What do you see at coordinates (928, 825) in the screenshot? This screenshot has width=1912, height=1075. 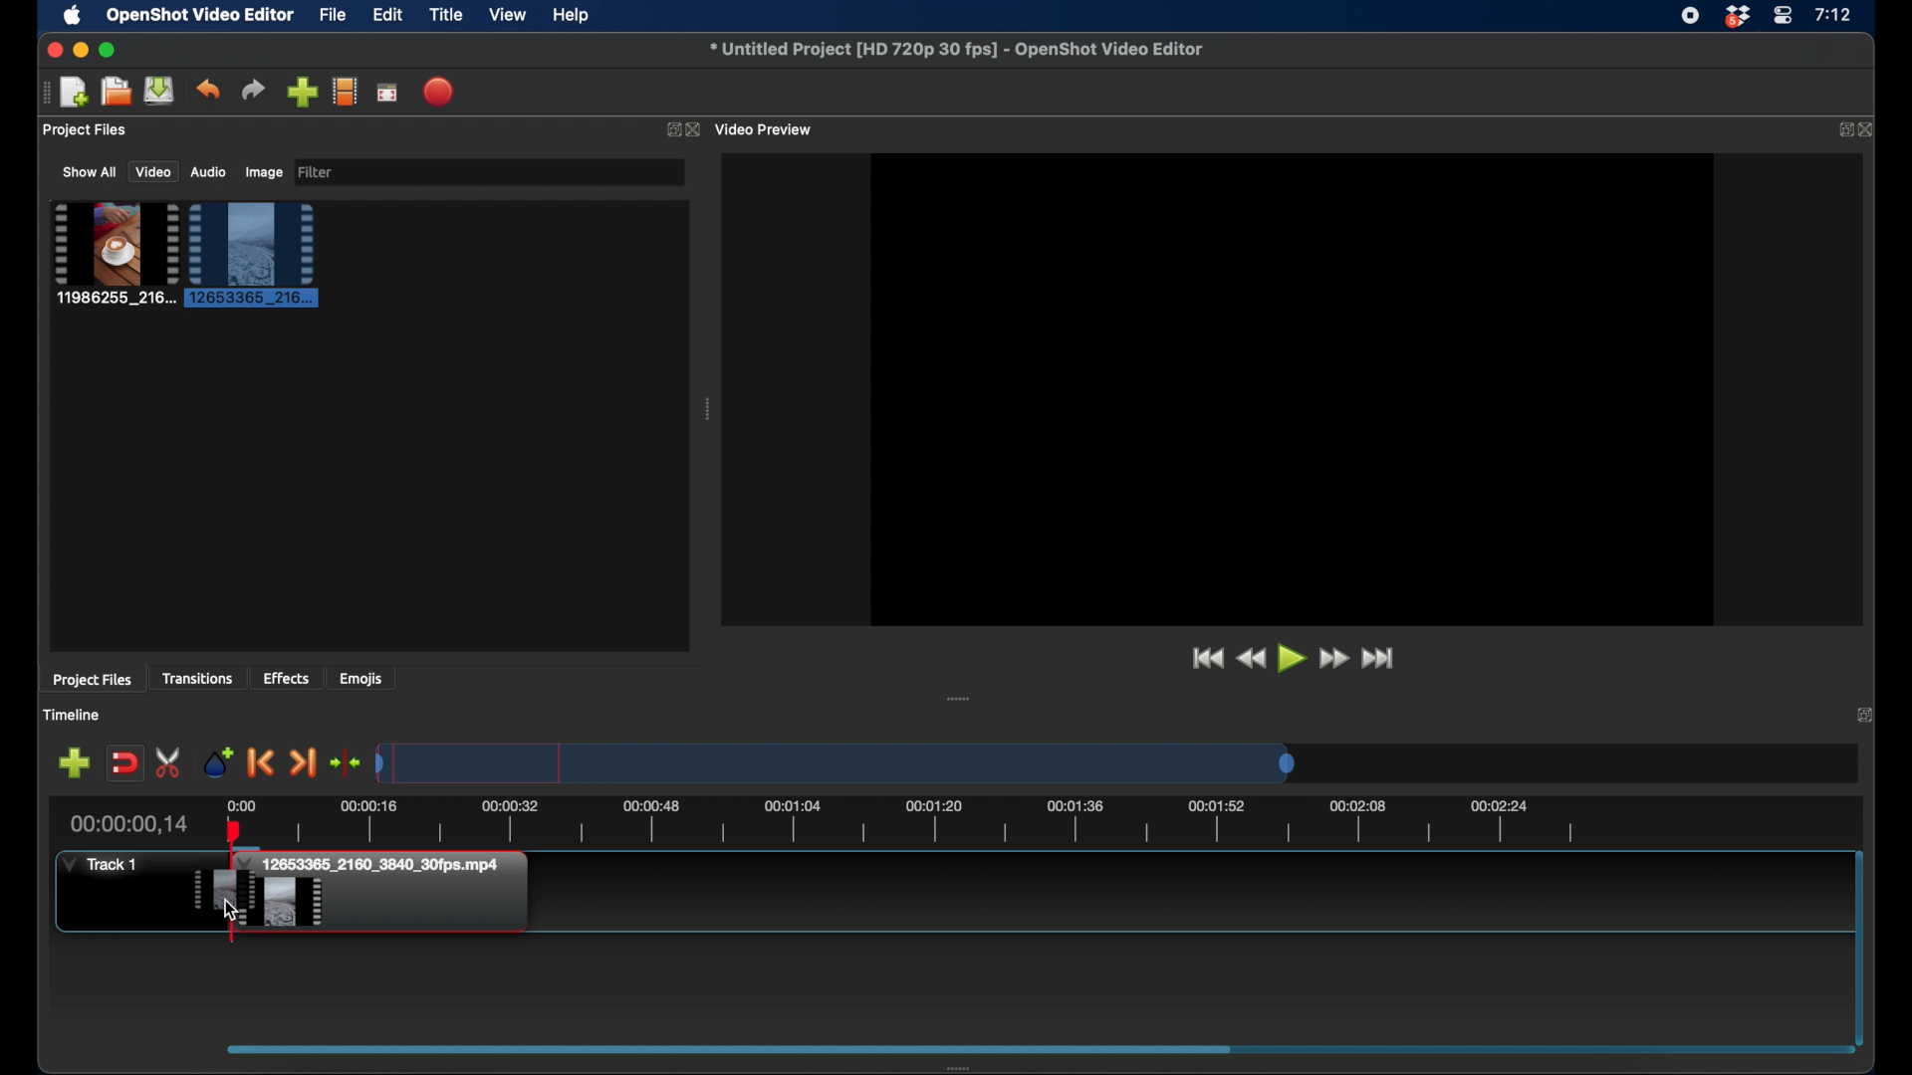 I see `timeline` at bounding box center [928, 825].